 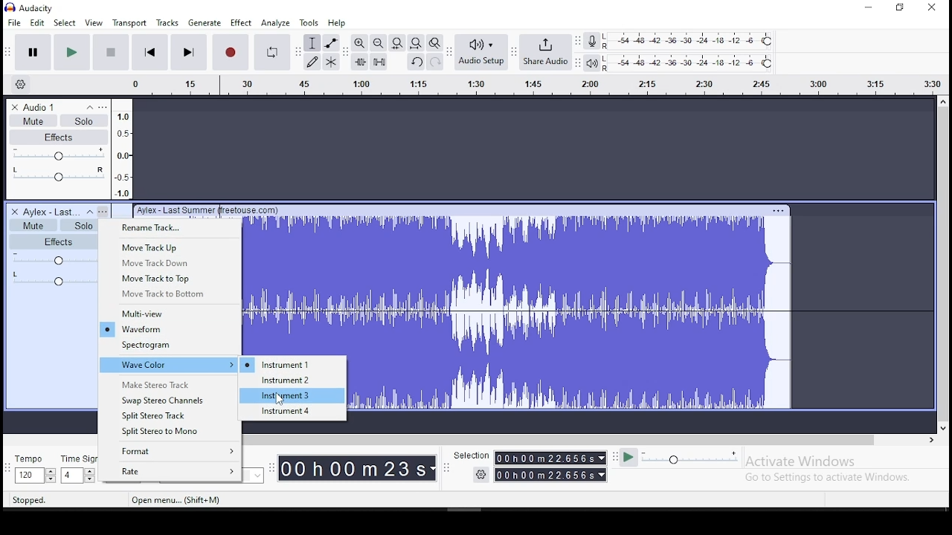 What do you see at coordinates (416, 42) in the screenshot?
I see `fit project to width` at bounding box center [416, 42].